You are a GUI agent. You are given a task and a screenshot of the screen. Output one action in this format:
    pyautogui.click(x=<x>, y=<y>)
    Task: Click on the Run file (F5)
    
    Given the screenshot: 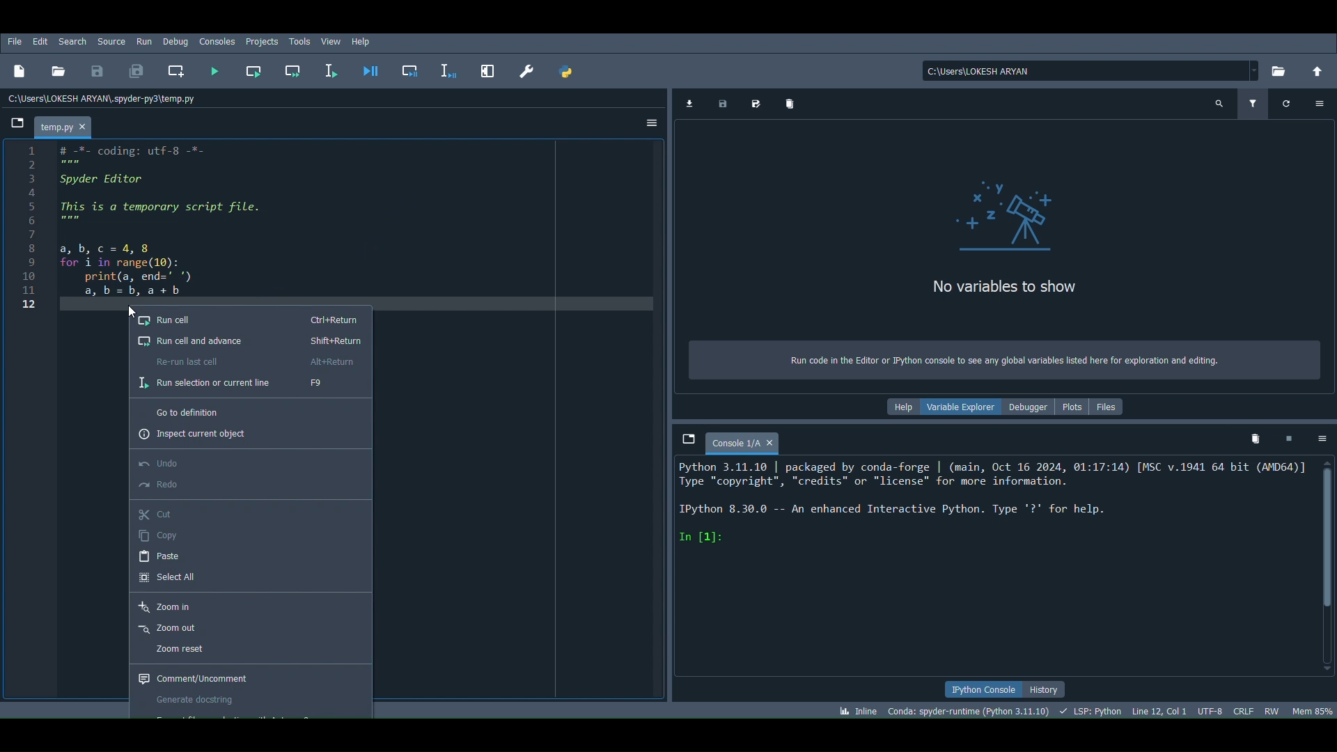 What is the action you would take?
    pyautogui.click(x=217, y=71)
    